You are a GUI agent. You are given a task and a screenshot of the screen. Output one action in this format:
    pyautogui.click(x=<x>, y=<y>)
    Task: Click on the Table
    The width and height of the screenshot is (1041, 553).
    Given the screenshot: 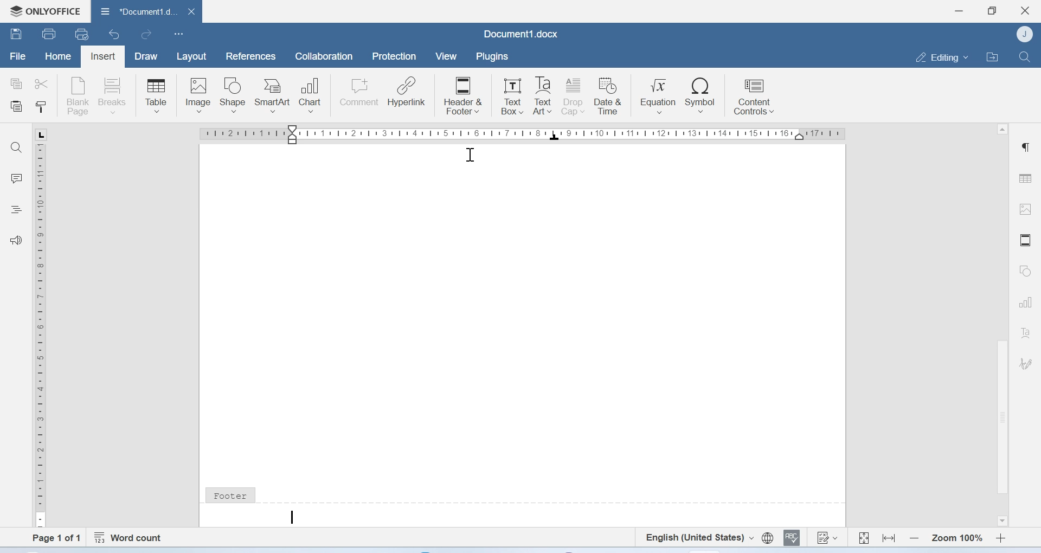 What is the action you would take?
    pyautogui.click(x=1027, y=175)
    